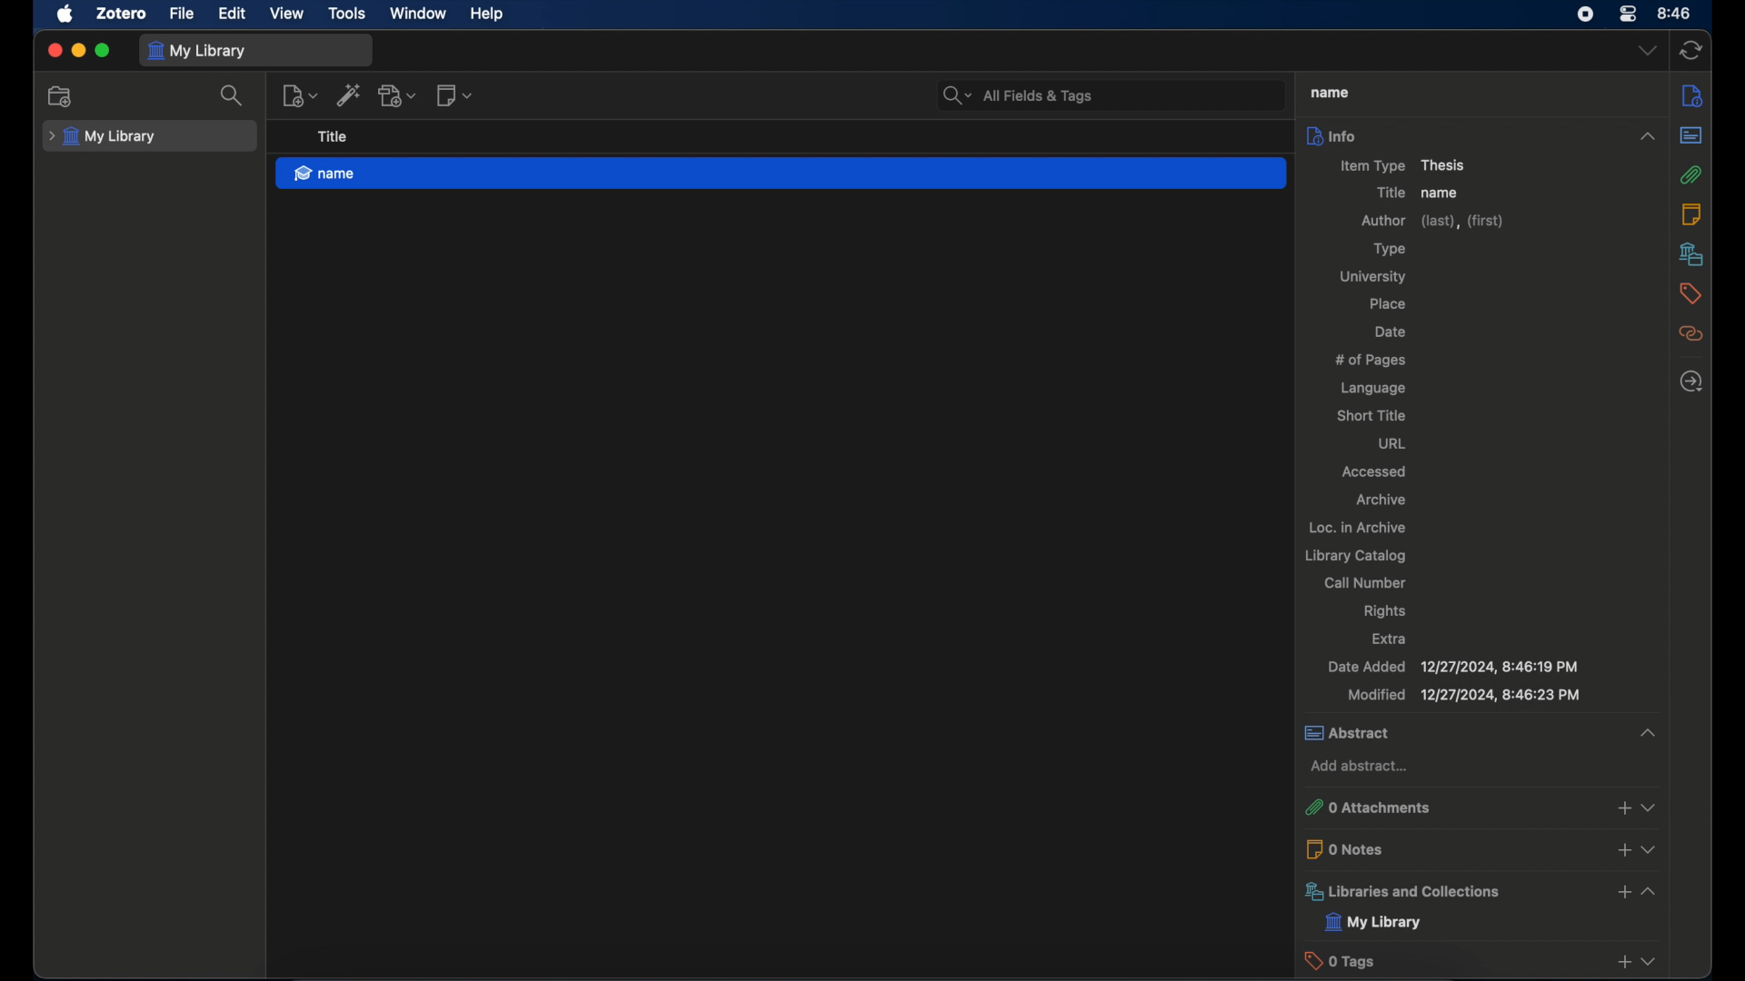  I want to click on control center, so click(1627, 15).